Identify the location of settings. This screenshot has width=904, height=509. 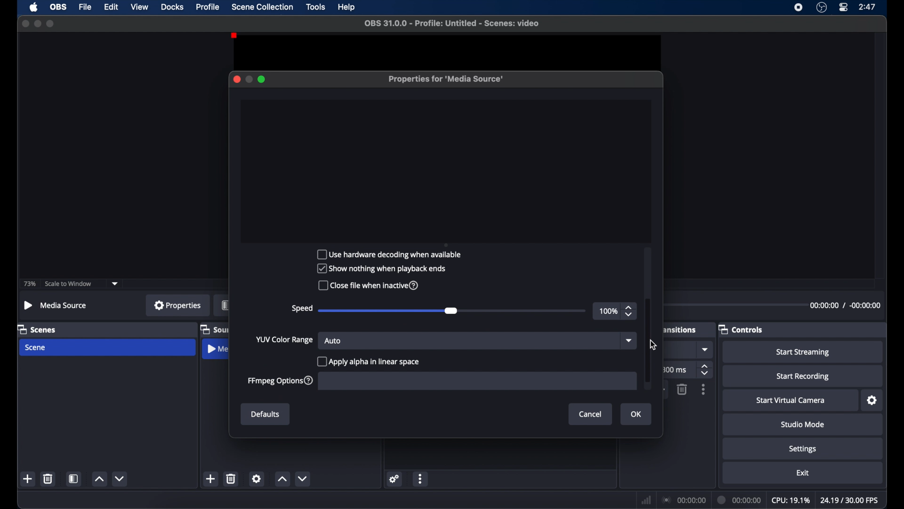
(257, 478).